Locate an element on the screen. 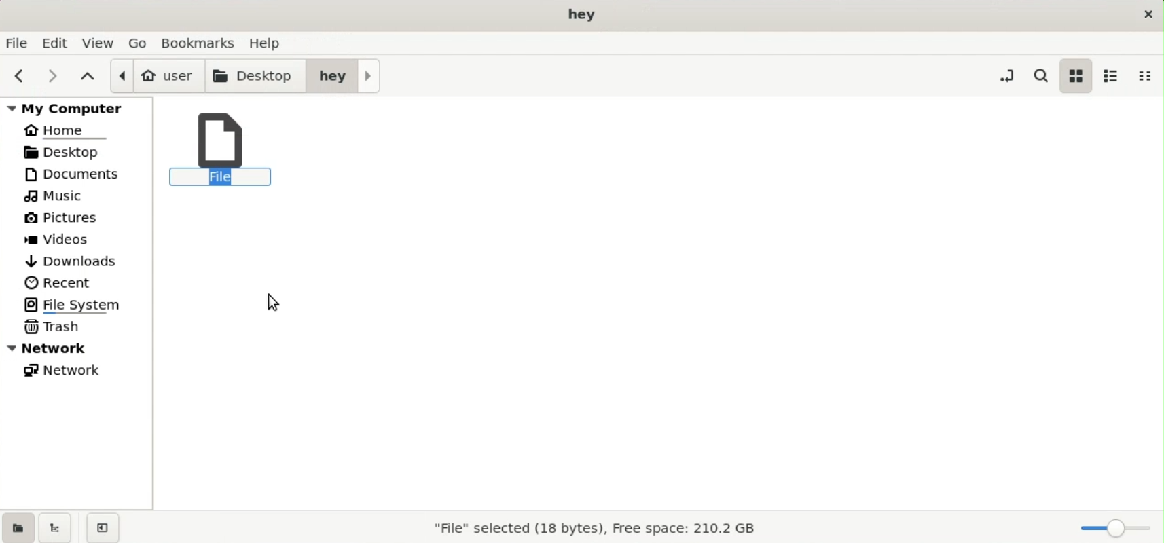 This screenshot has height=543, width=1164. close sidebars is located at coordinates (103, 527).